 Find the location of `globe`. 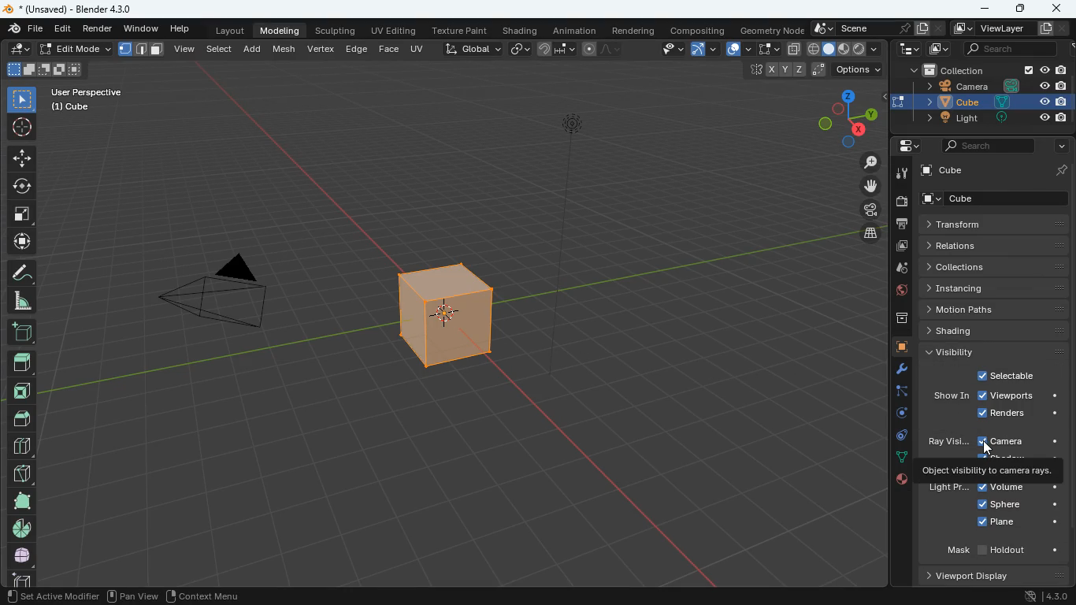

globe is located at coordinates (20, 557).